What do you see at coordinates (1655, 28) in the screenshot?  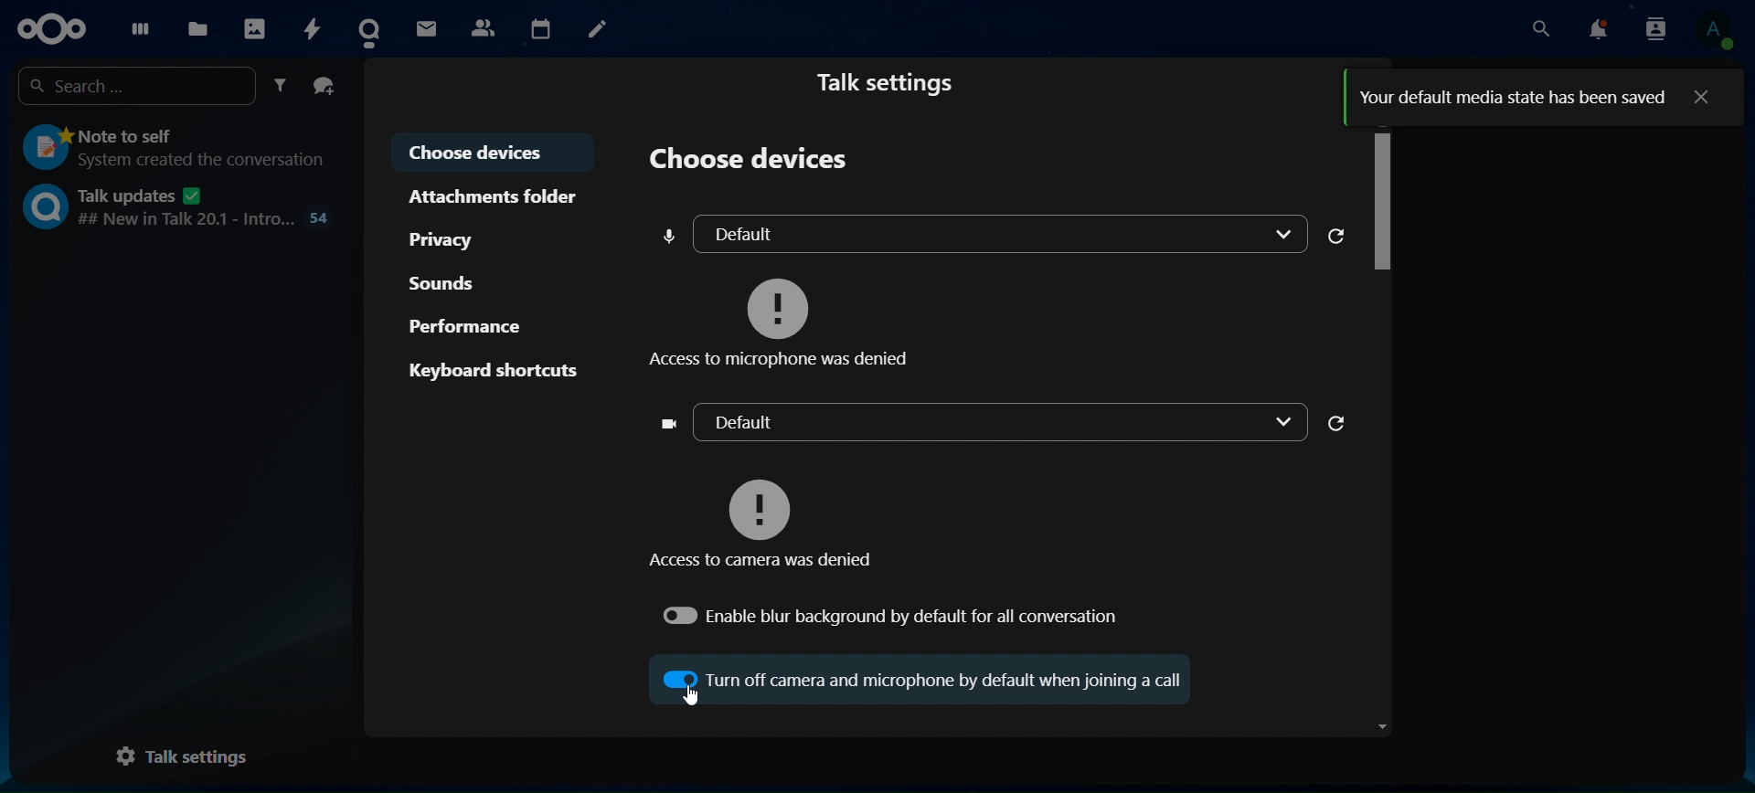 I see `search contacts` at bounding box center [1655, 28].